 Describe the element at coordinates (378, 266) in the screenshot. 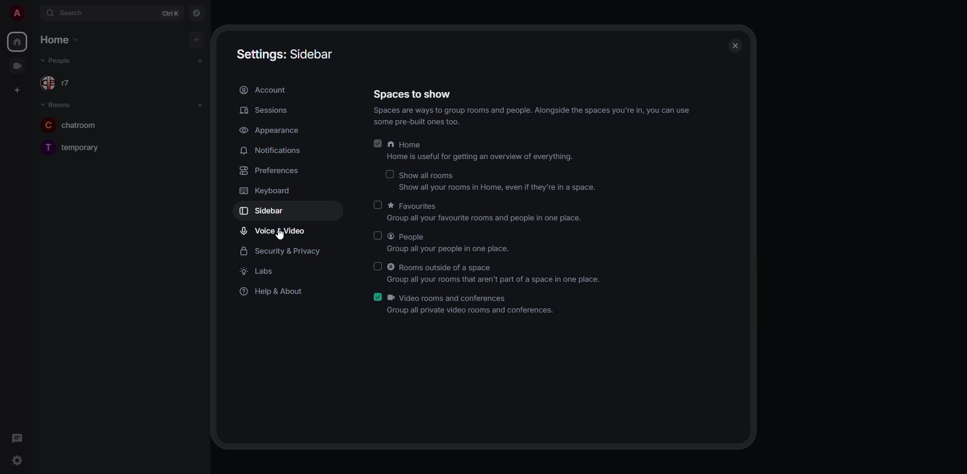

I see `click to enable` at that location.